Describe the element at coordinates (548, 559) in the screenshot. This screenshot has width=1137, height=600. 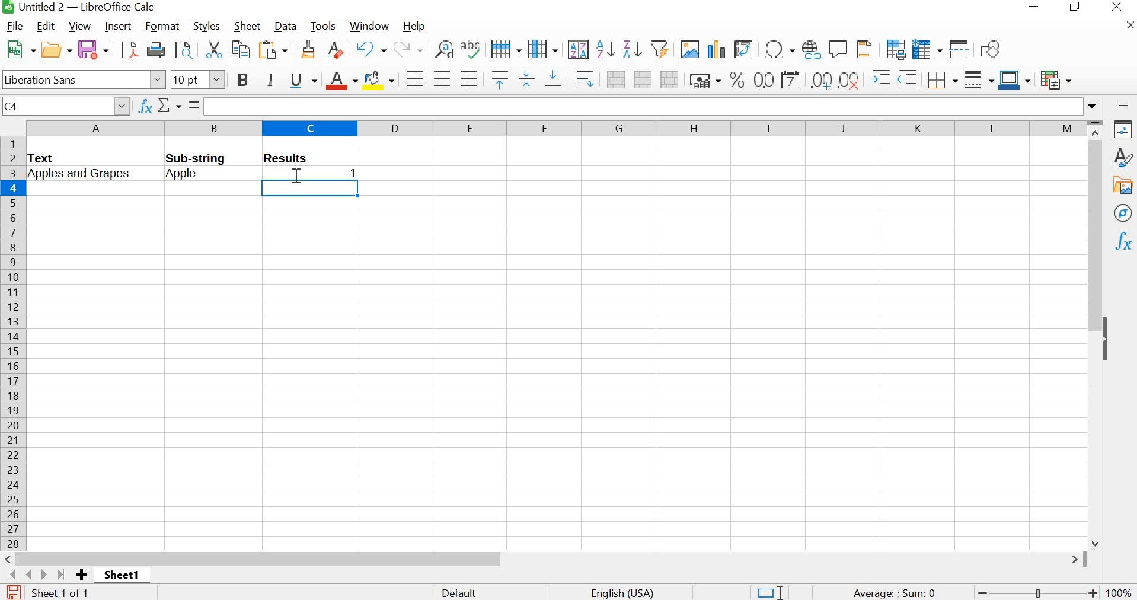
I see `scrollbar` at that location.